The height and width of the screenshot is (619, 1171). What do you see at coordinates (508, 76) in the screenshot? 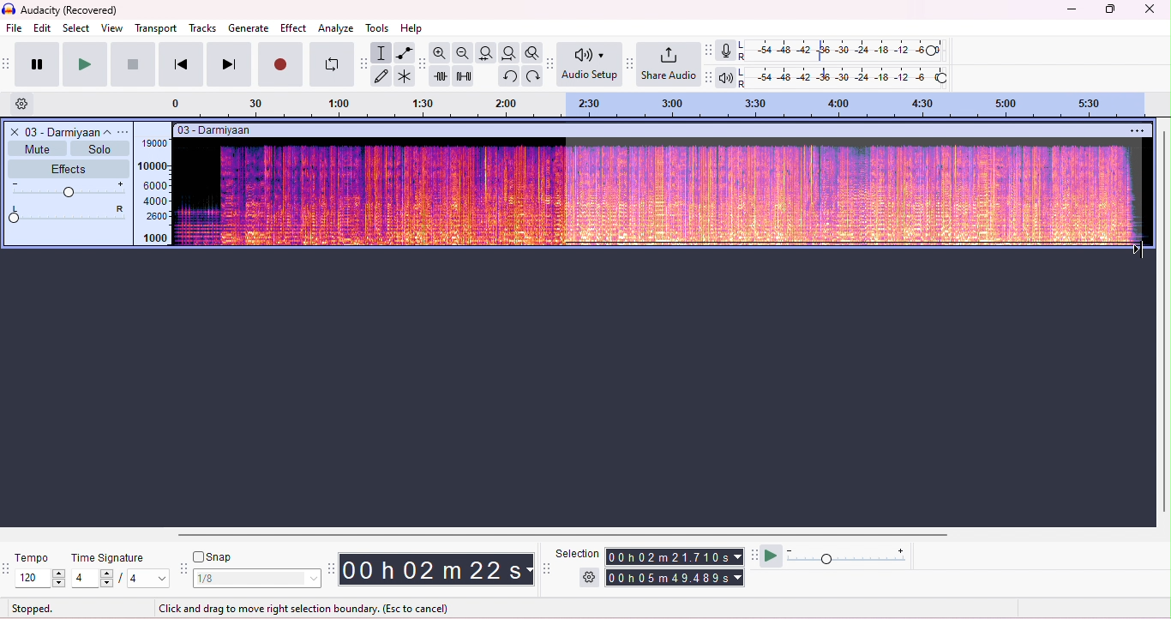
I see `undo` at bounding box center [508, 76].